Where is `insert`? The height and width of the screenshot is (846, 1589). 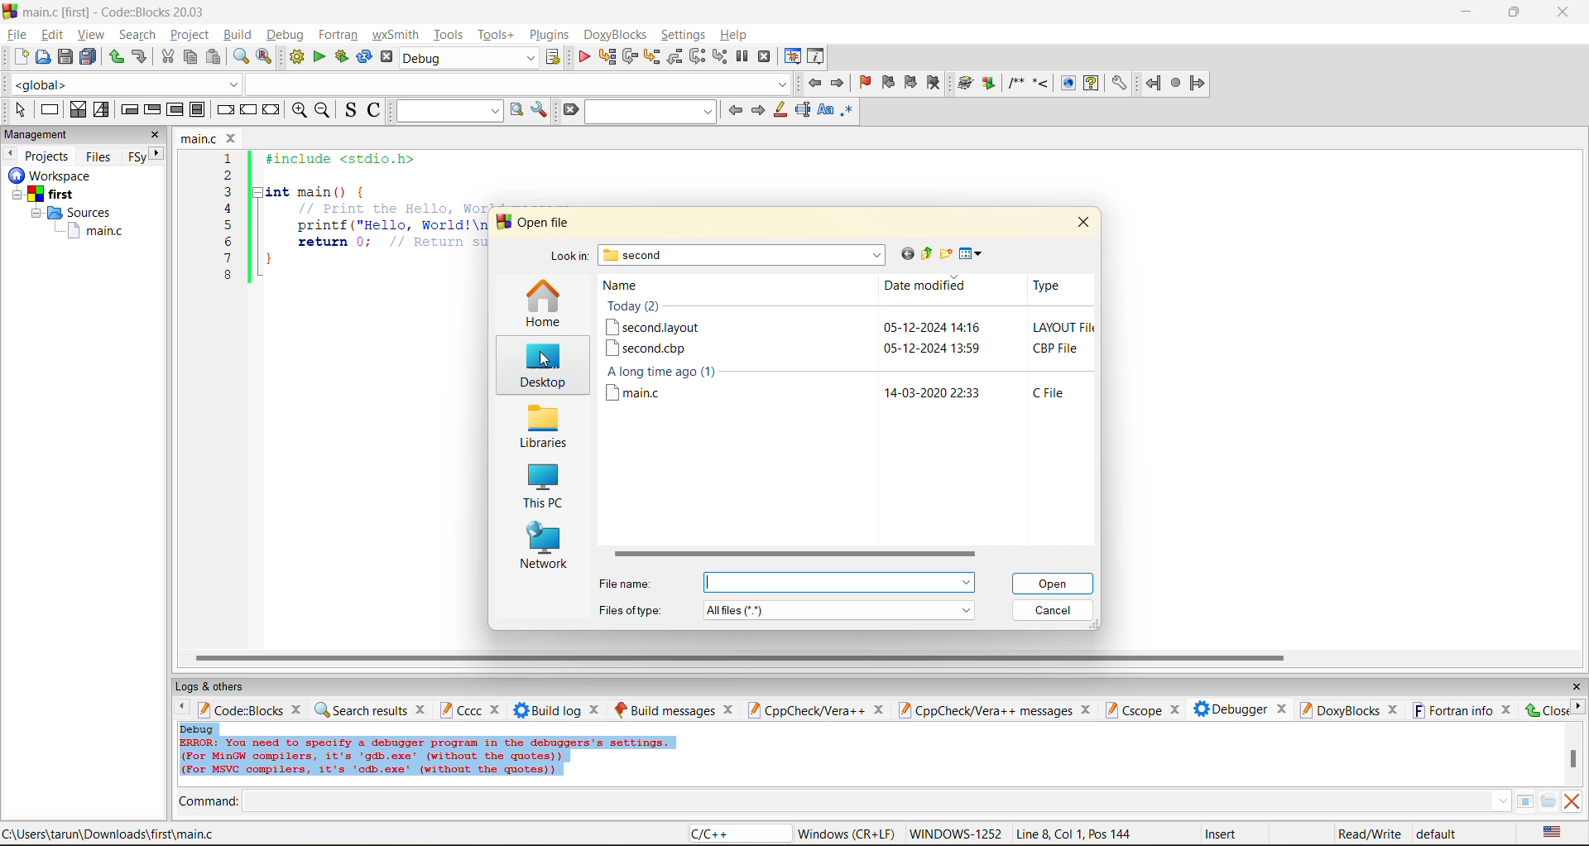 insert is located at coordinates (1224, 834).